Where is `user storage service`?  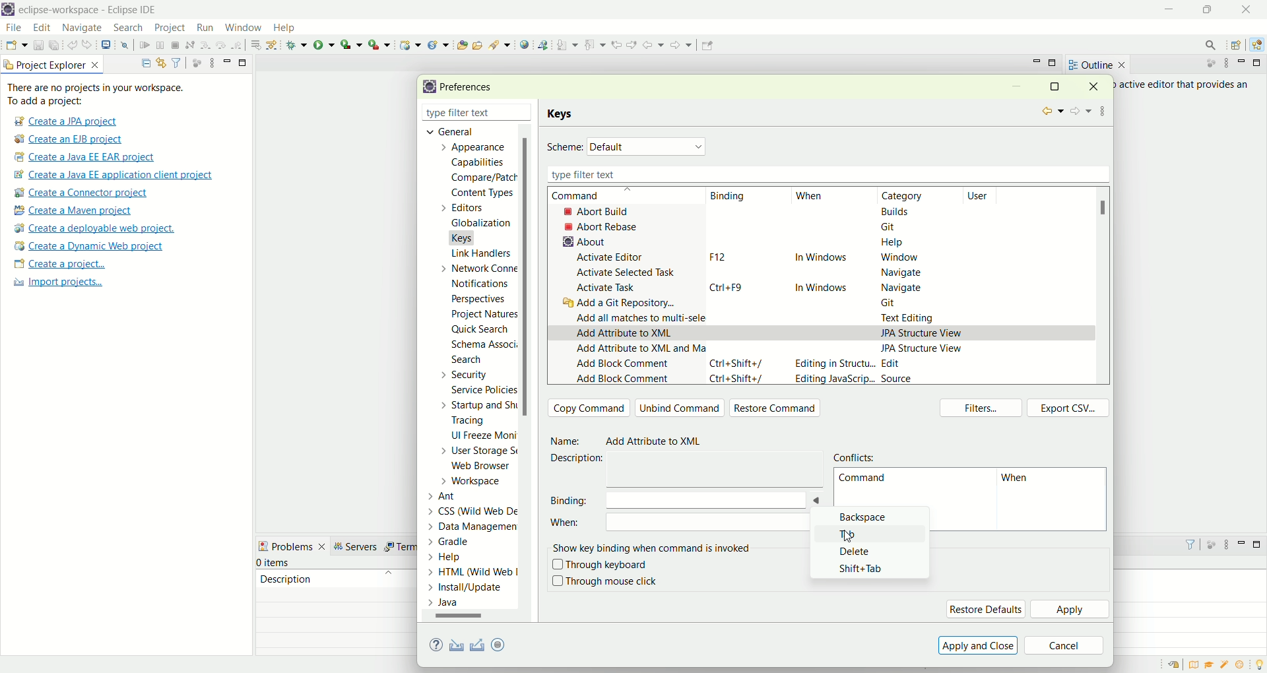
user storage service is located at coordinates (480, 453).